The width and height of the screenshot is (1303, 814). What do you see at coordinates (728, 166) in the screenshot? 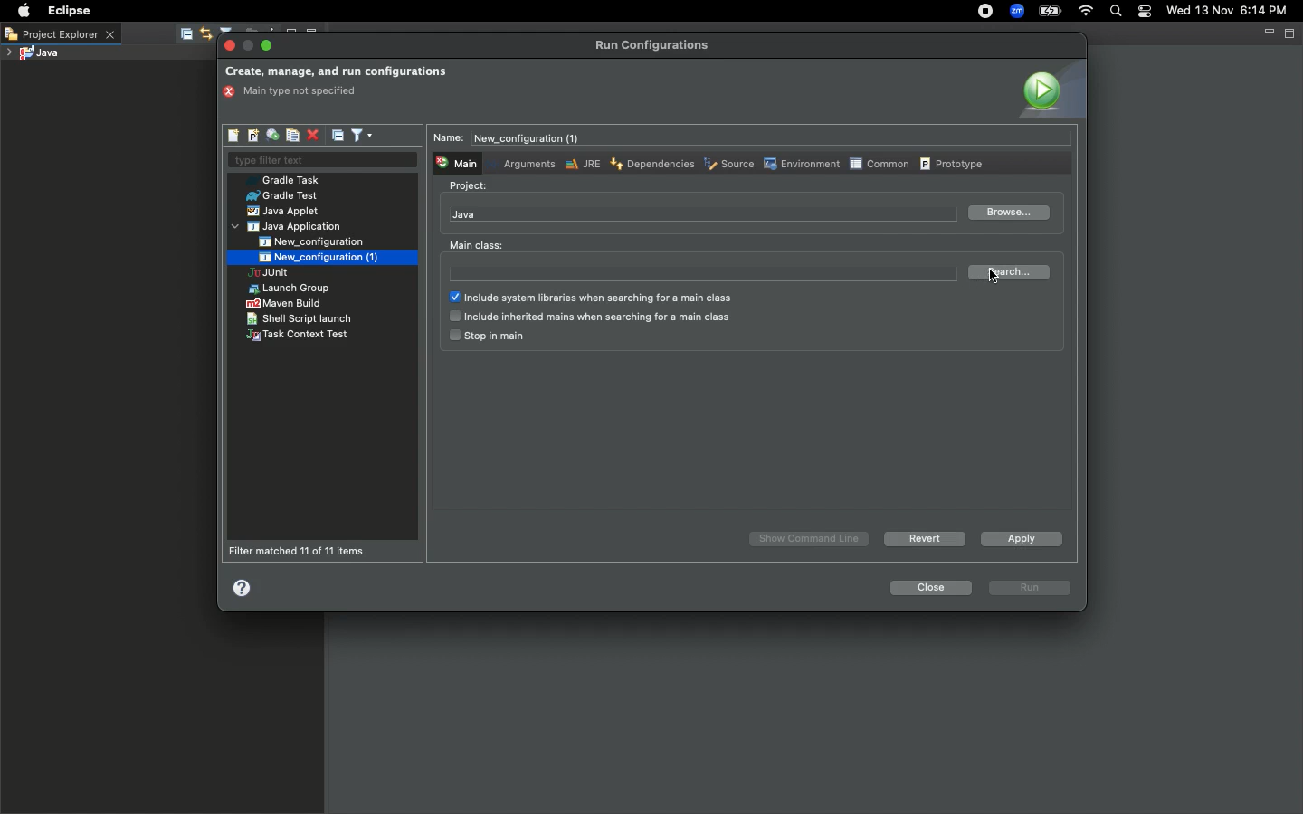
I see `Source` at bounding box center [728, 166].